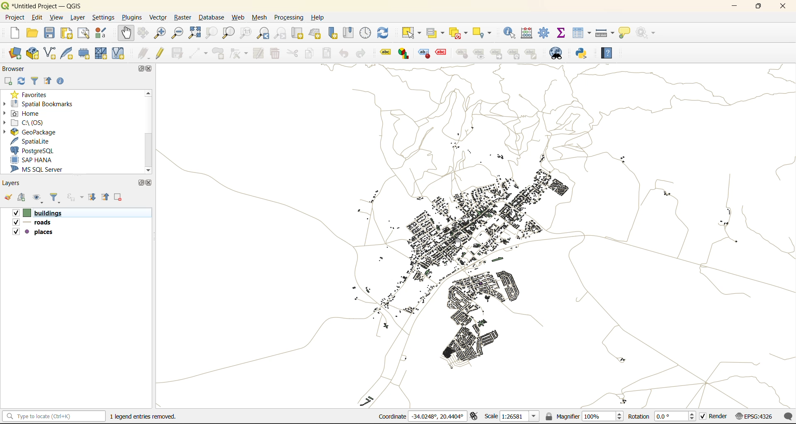  I want to click on coordinates, so click(421, 417).